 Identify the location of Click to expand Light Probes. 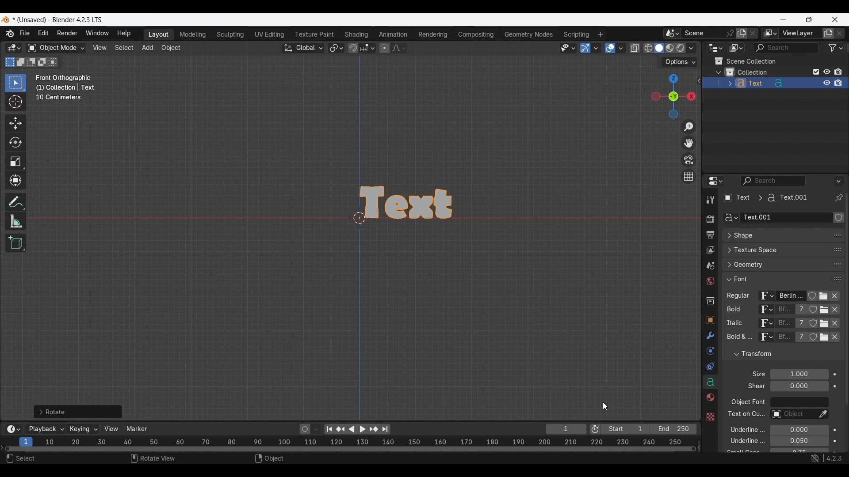
(753, 374).